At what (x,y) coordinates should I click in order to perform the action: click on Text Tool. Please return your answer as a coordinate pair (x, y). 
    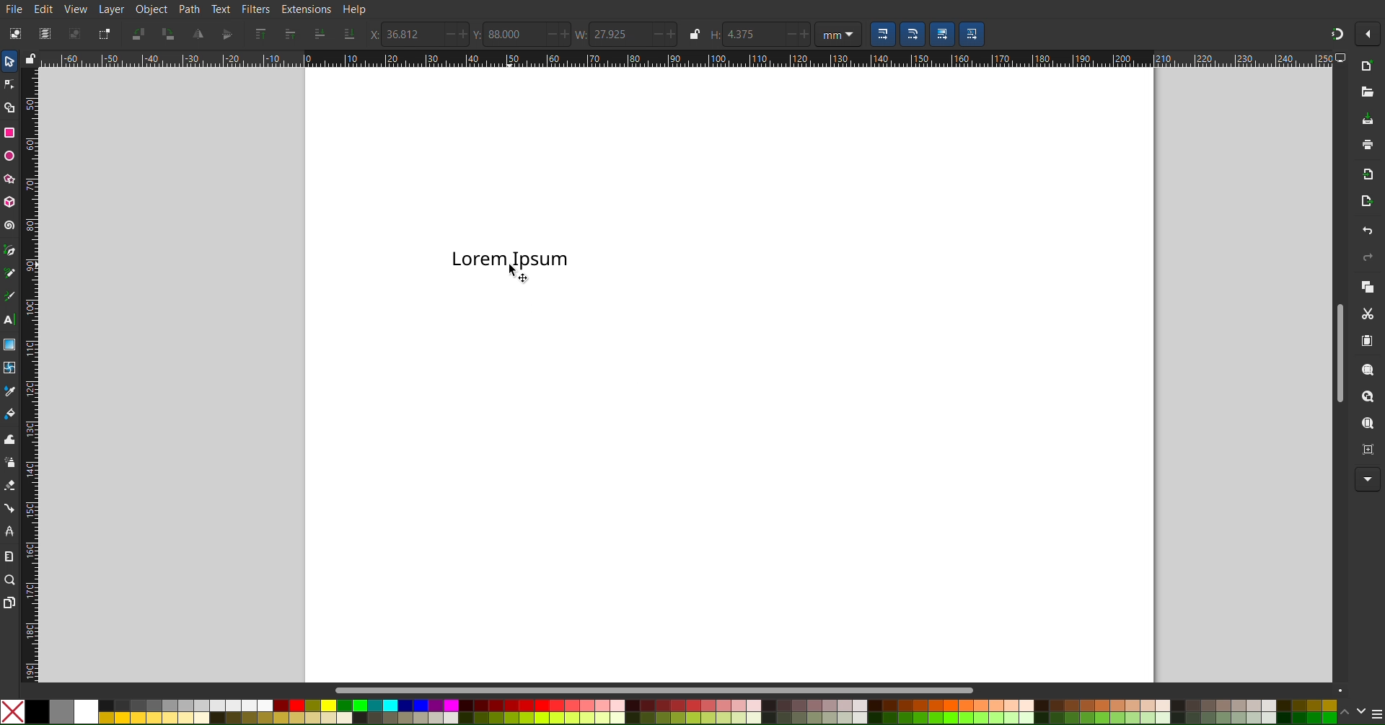
    Looking at the image, I should click on (9, 320).